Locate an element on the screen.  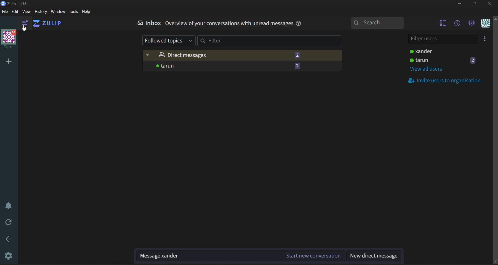
tarun -2 (messages) is located at coordinates (242, 67).